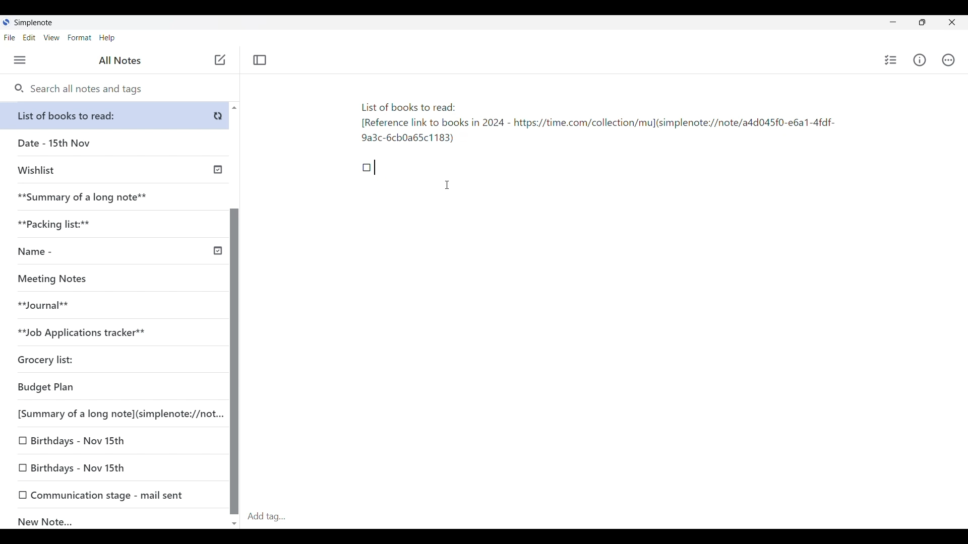  What do you see at coordinates (114, 441) in the screenshot?
I see `Birthdays - Nov 15th` at bounding box center [114, 441].